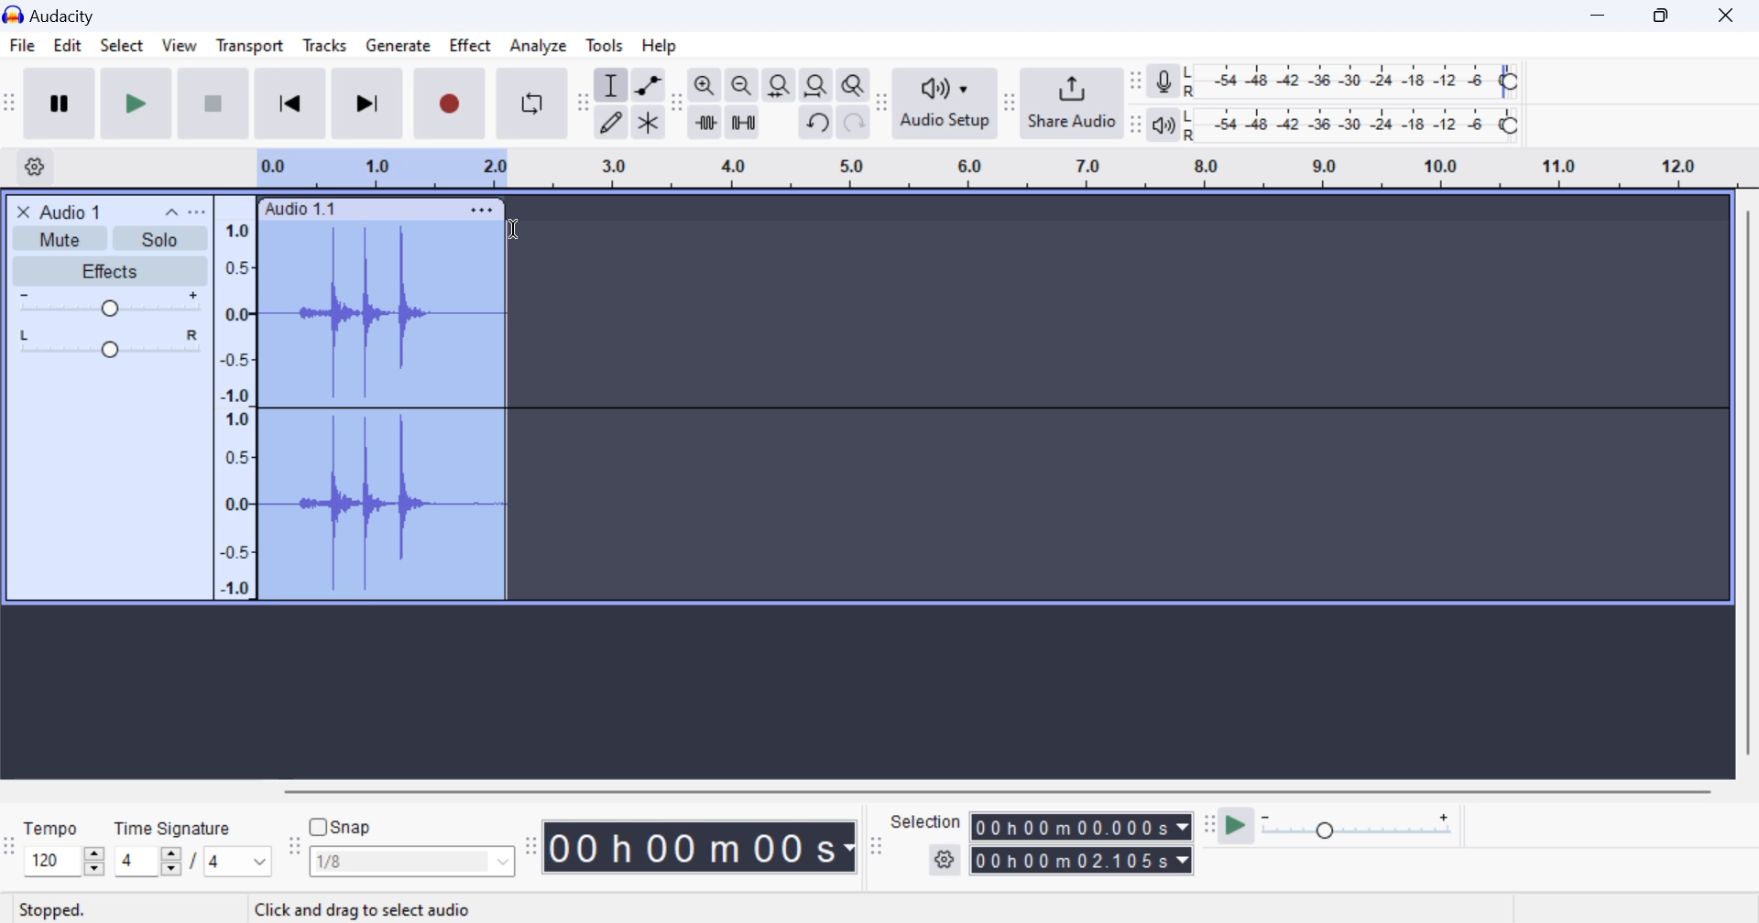 This screenshot has width=1759, height=923. What do you see at coordinates (67, 49) in the screenshot?
I see `Edit` at bounding box center [67, 49].